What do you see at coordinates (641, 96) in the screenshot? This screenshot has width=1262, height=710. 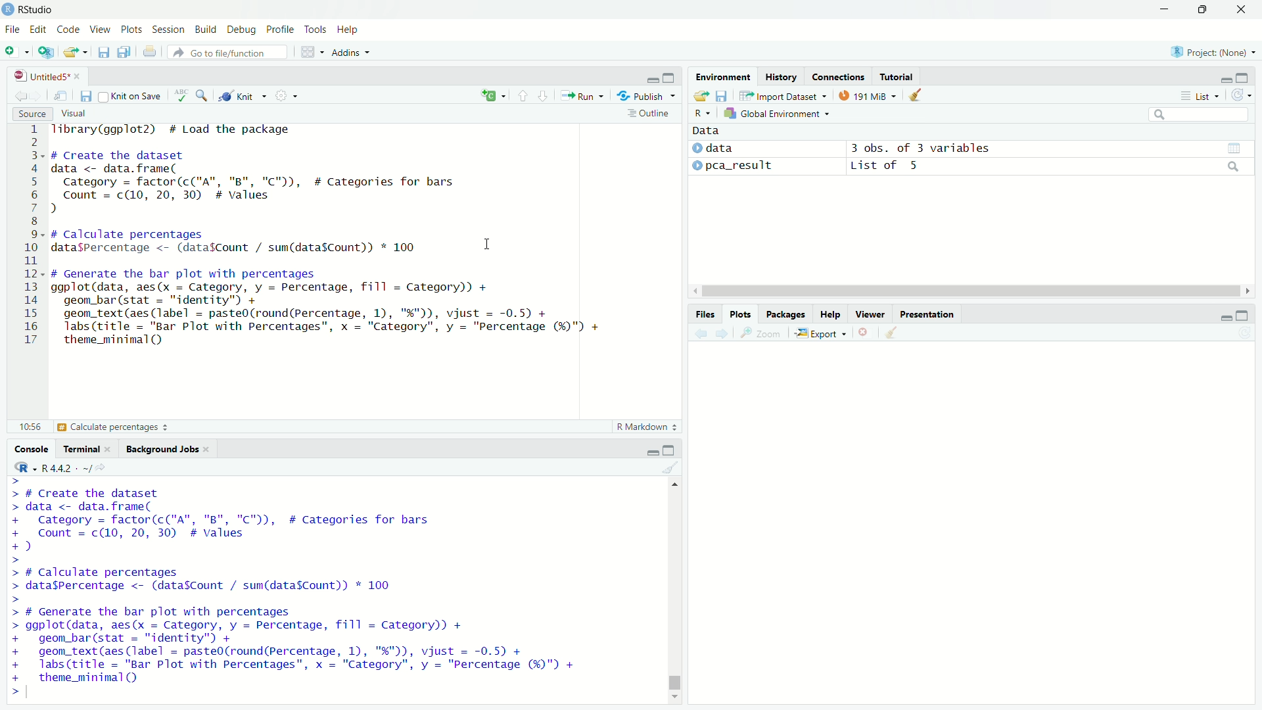 I see `publish` at bounding box center [641, 96].